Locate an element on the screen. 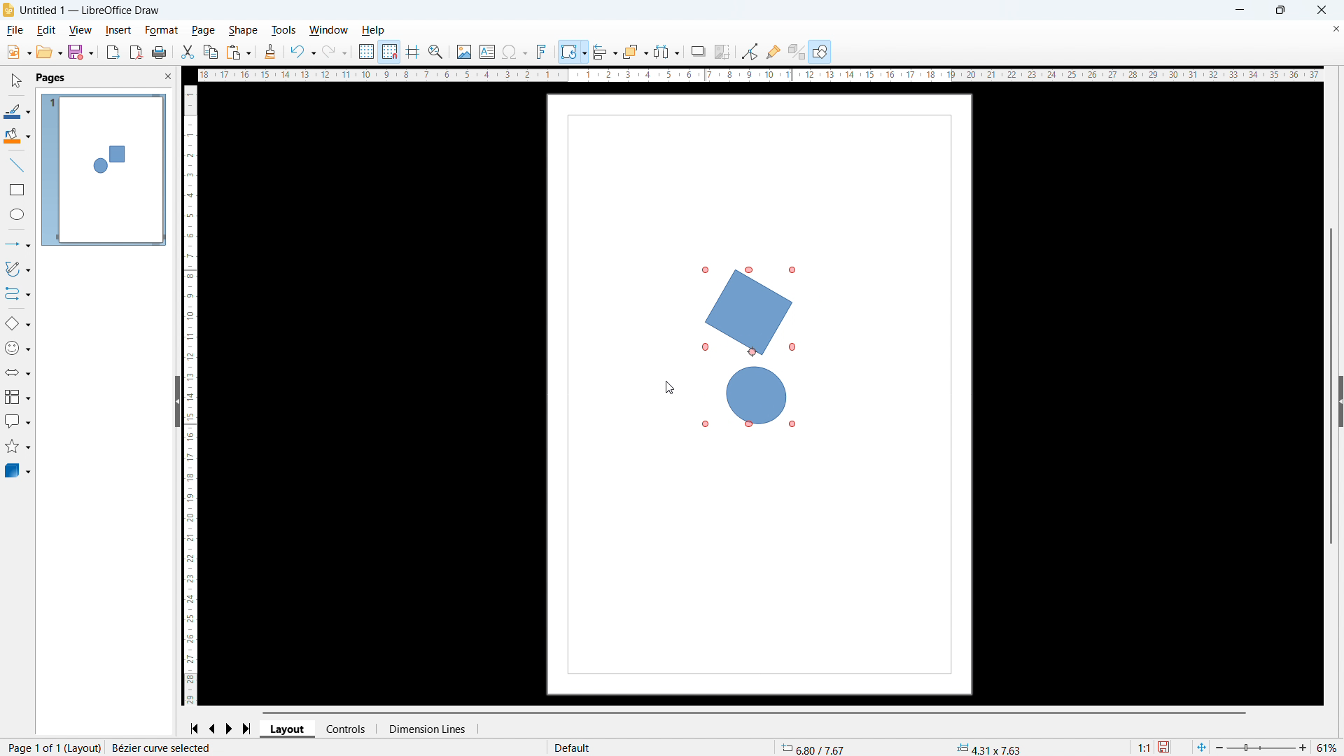  file  is located at coordinates (15, 30).